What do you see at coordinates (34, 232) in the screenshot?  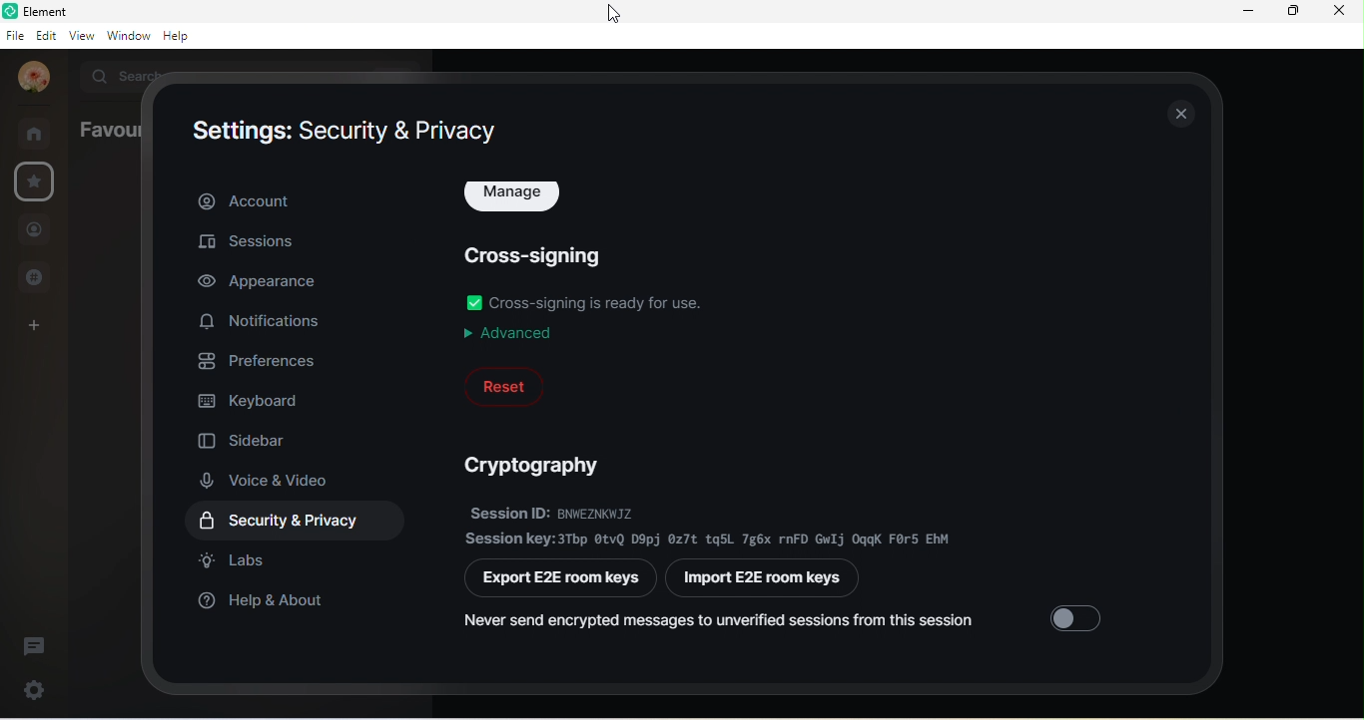 I see `people` at bounding box center [34, 232].